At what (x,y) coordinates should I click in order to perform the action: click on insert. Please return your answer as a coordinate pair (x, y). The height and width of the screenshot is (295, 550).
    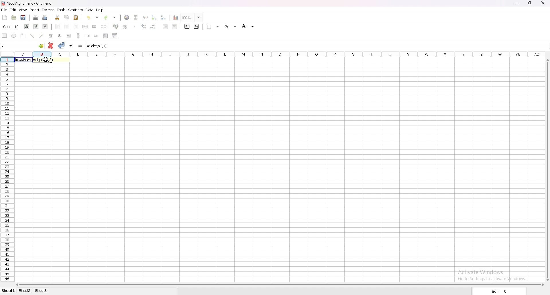
    Looking at the image, I should click on (35, 10).